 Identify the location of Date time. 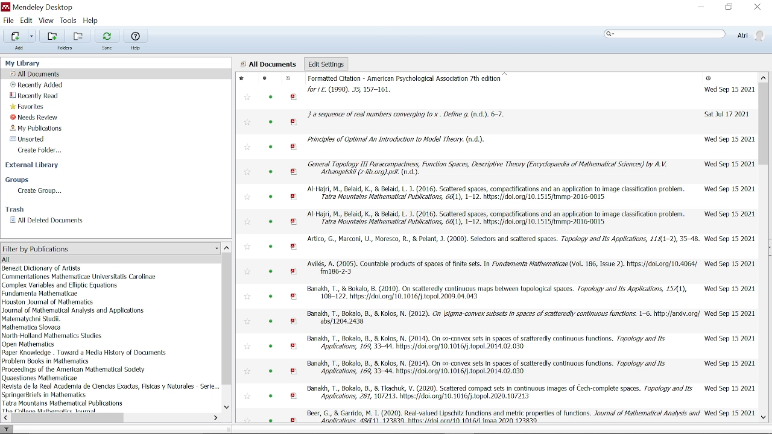
(728, 163).